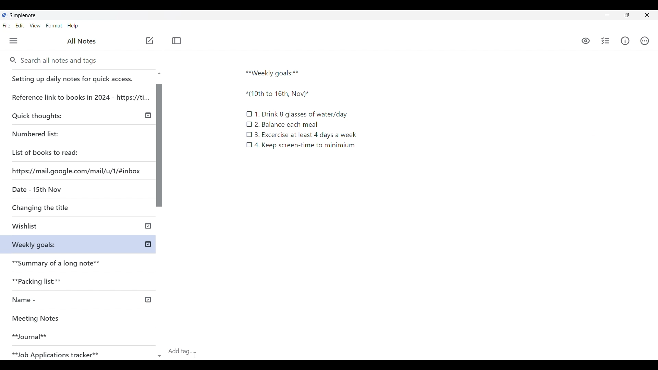 This screenshot has height=370, width=658. What do you see at coordinates (177, 41) in the screenshot?
I see `Toggle focus mode` at bounding box center [177, 41].